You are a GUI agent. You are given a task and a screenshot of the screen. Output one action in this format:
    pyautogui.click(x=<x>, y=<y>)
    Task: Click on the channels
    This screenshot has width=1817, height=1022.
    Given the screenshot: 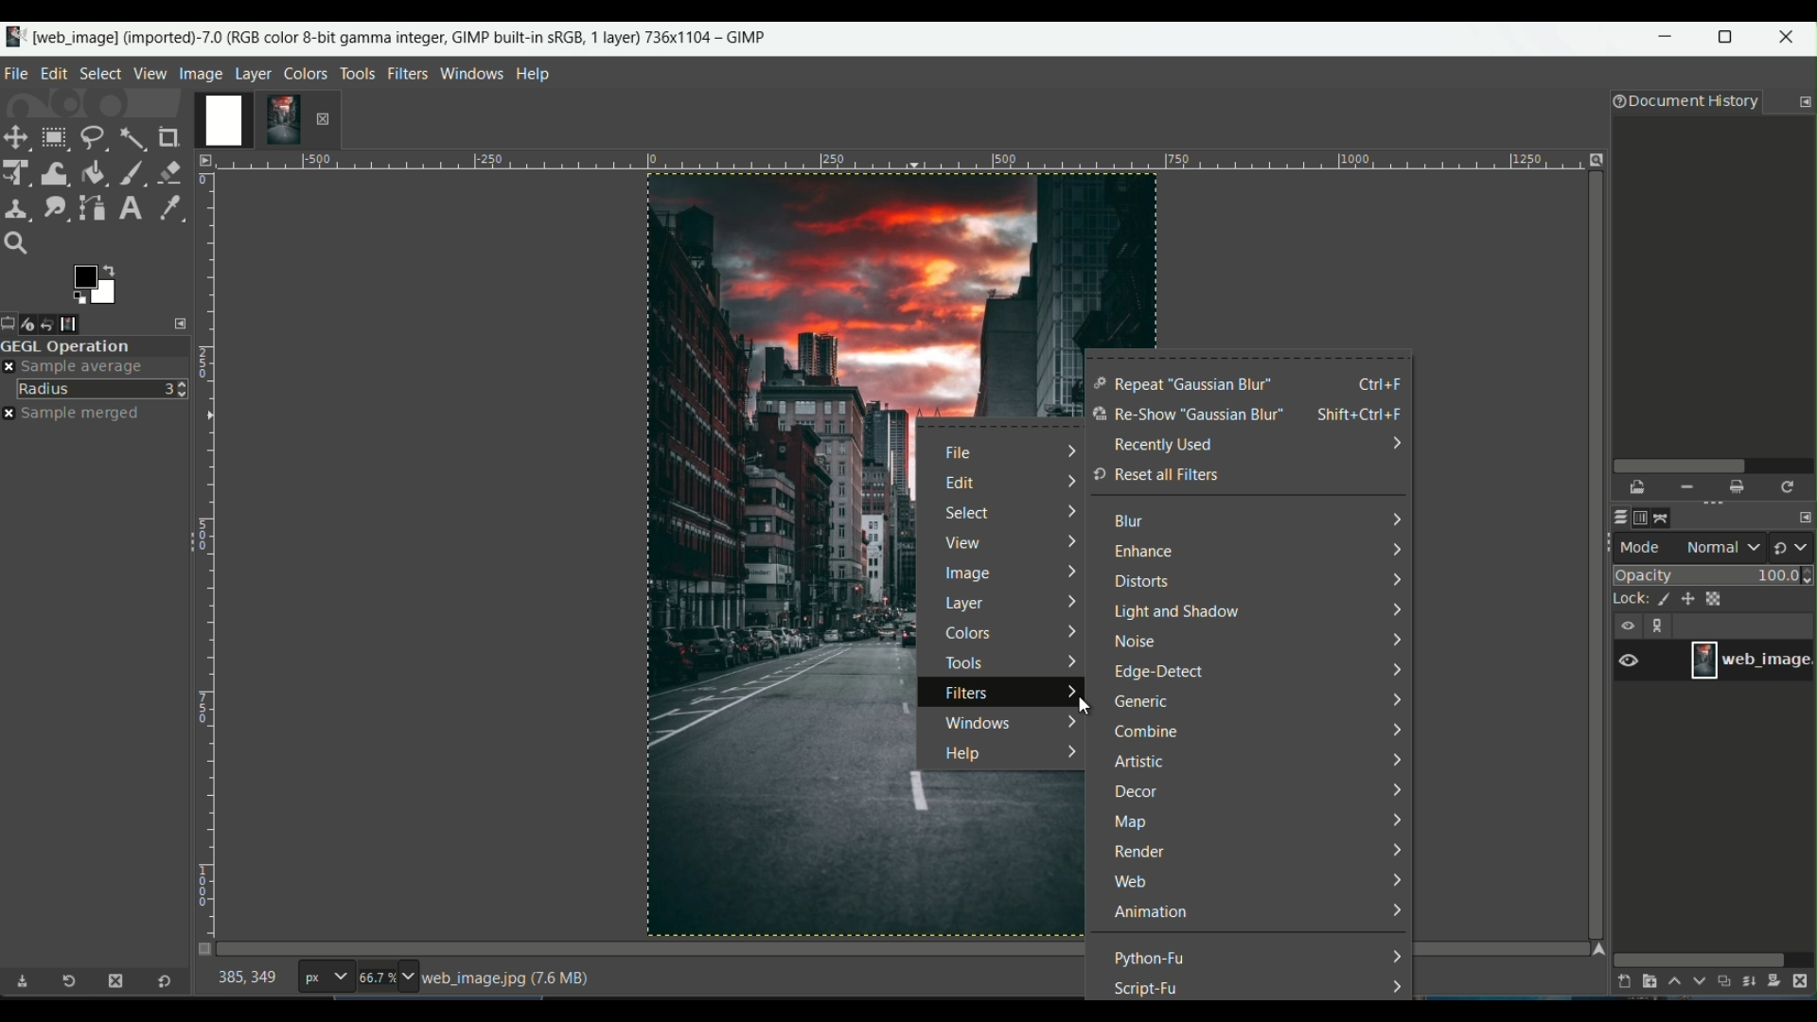 What is the action you would take?
    pyautogui.click(x=1642, y=518)
    